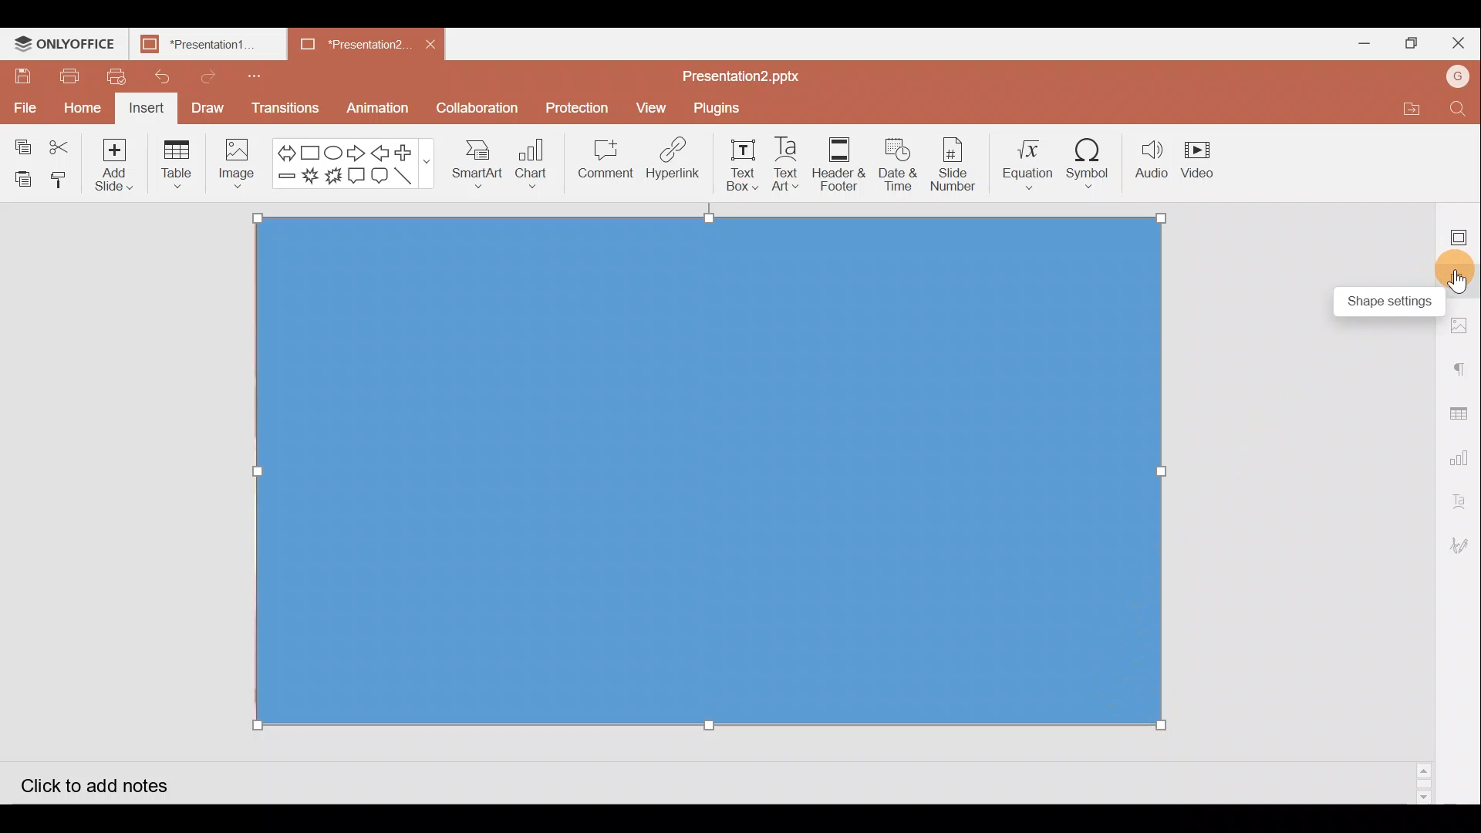 The height and width of the screenshot is (833, 1481). Describe the element at coordinates (22, 76) in the screenshot. I see `Save` at that location.